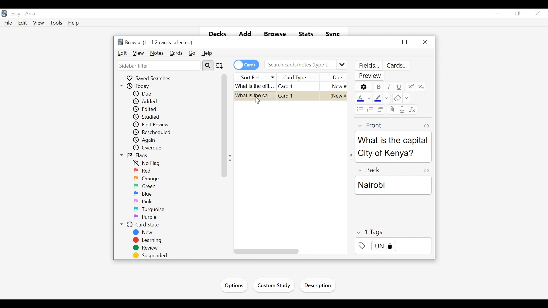 This screenshot has width=548, height=308. What do you see at coordinates (9, 23) in the screenshot?
I see `File` at bounding box center [9, 23].